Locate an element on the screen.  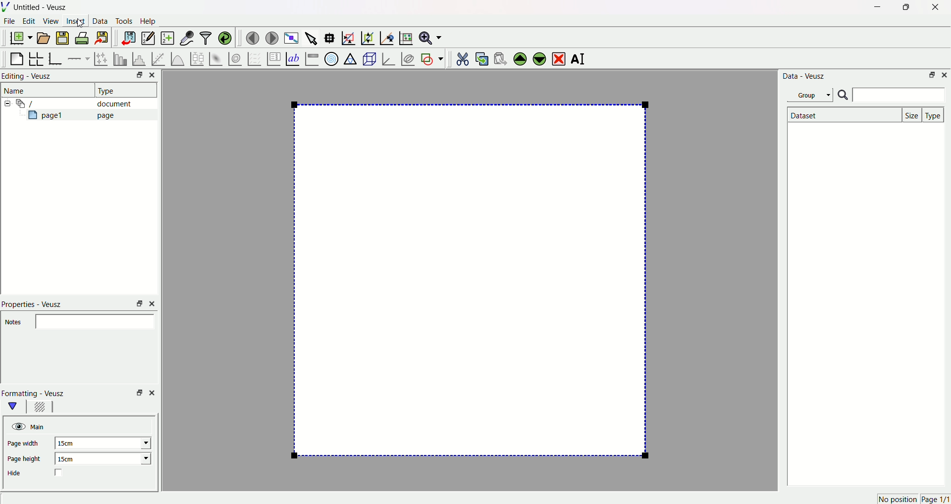
View is located at coordinates (51, 22).